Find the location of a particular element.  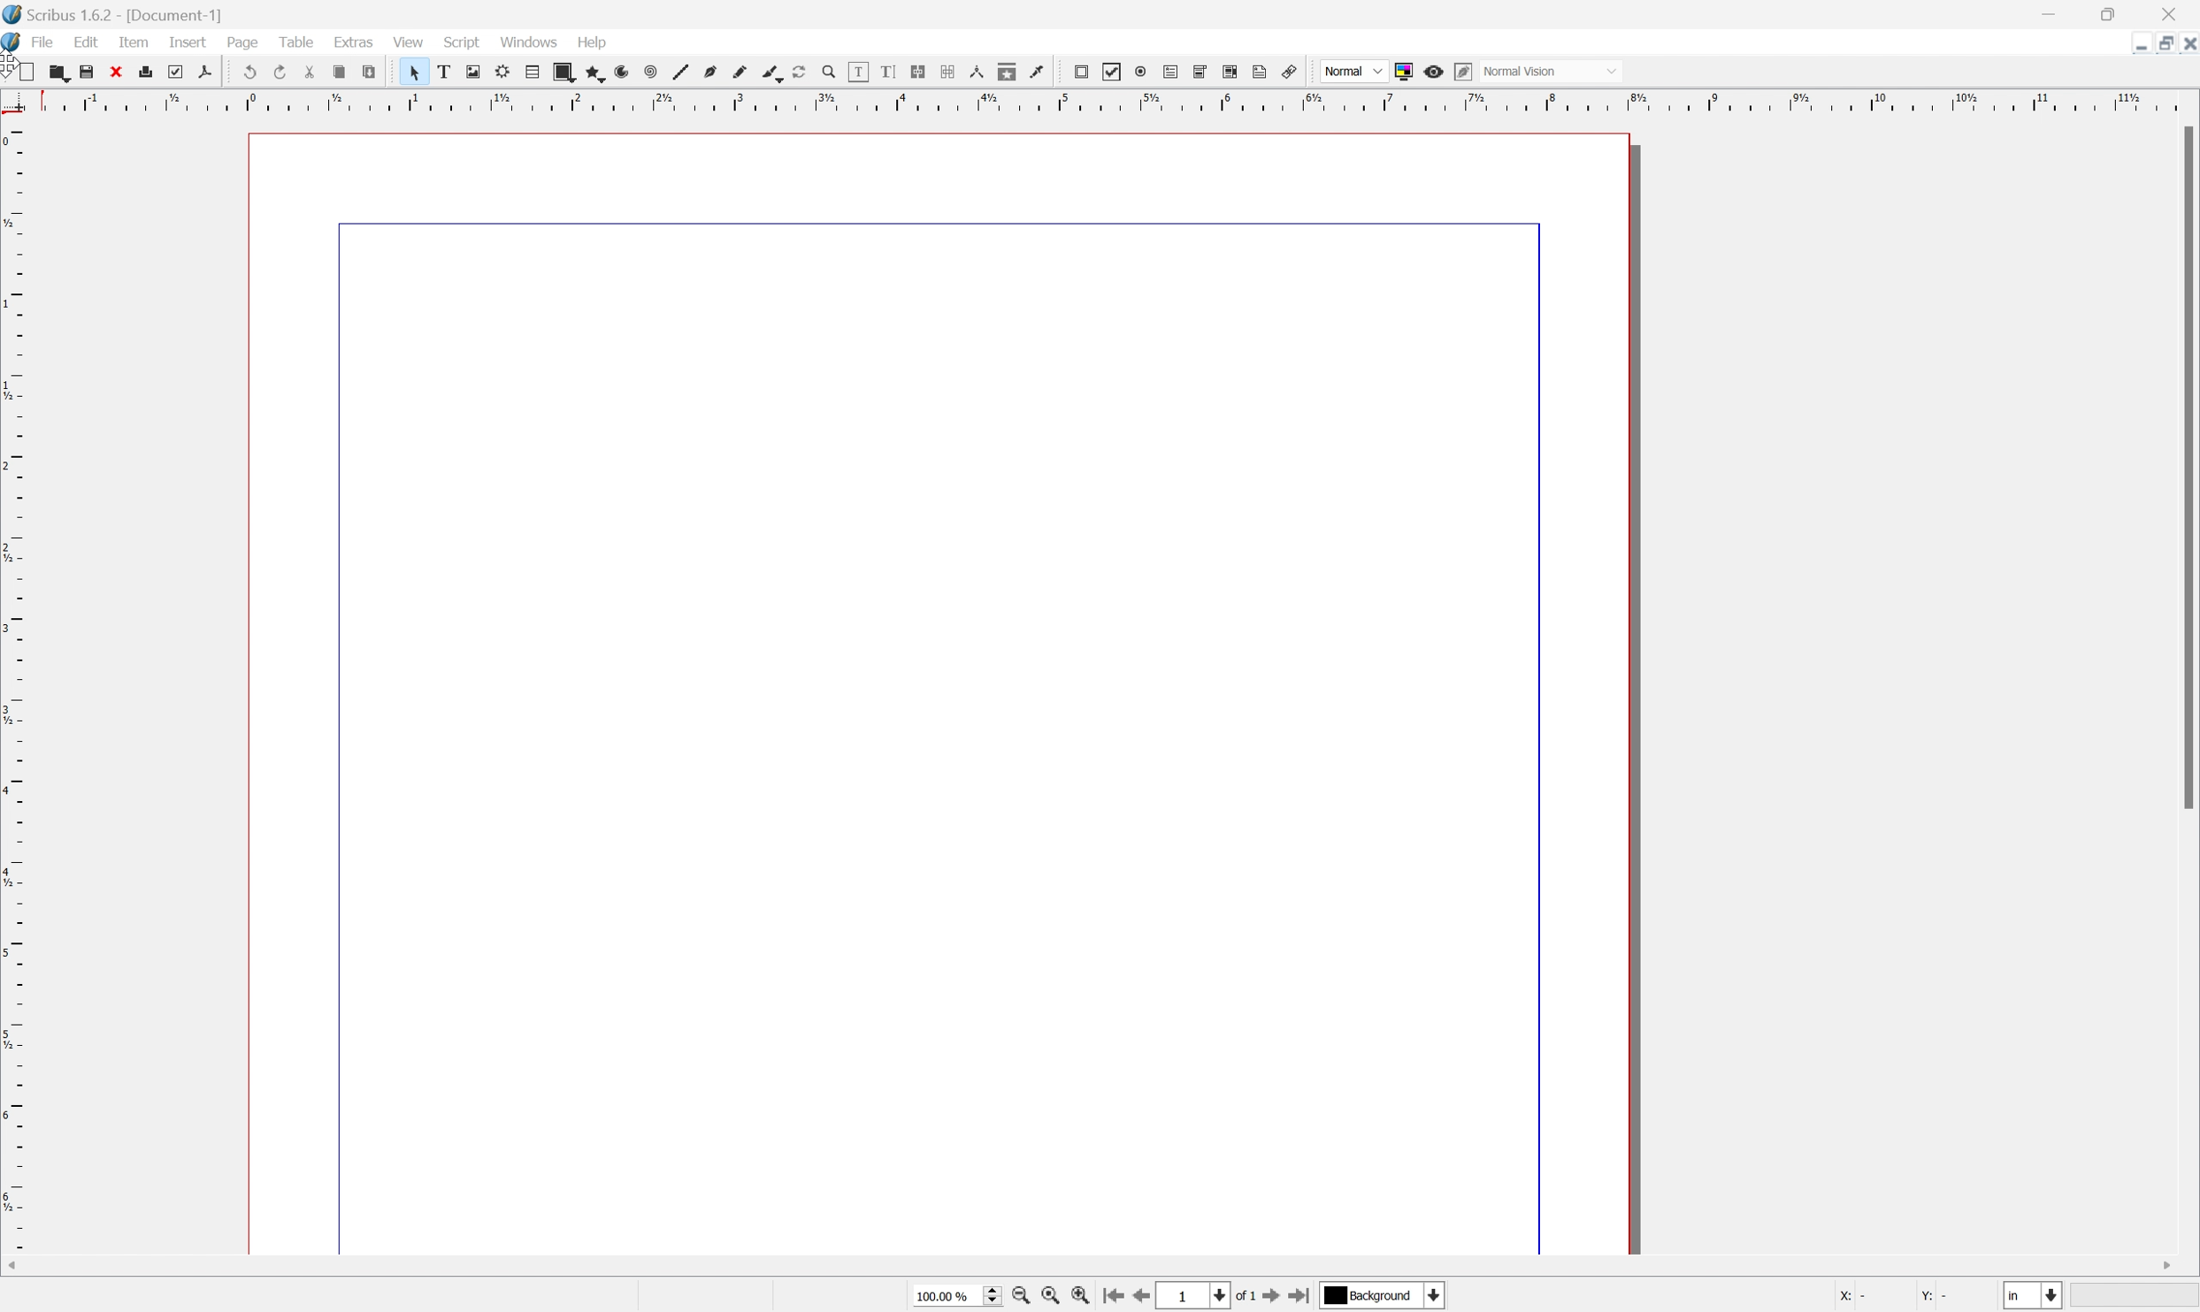

X:  Y: is located at coordinates (1907, 1298).